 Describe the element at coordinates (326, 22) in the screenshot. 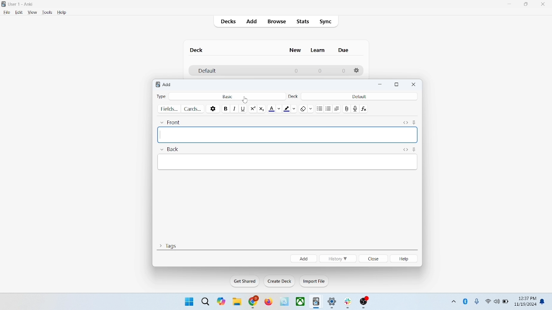

I see `sync` at that location.